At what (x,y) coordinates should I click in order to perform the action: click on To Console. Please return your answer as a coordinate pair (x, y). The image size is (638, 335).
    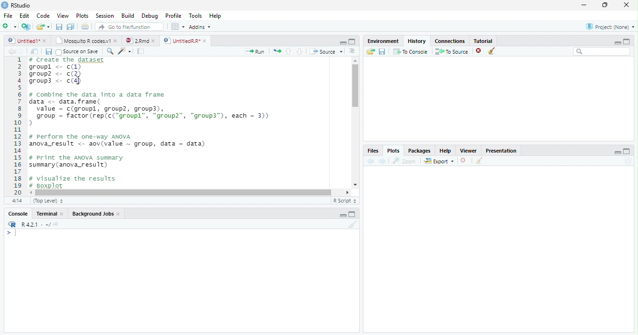
    Looking at the image, I should click on (411, 51).